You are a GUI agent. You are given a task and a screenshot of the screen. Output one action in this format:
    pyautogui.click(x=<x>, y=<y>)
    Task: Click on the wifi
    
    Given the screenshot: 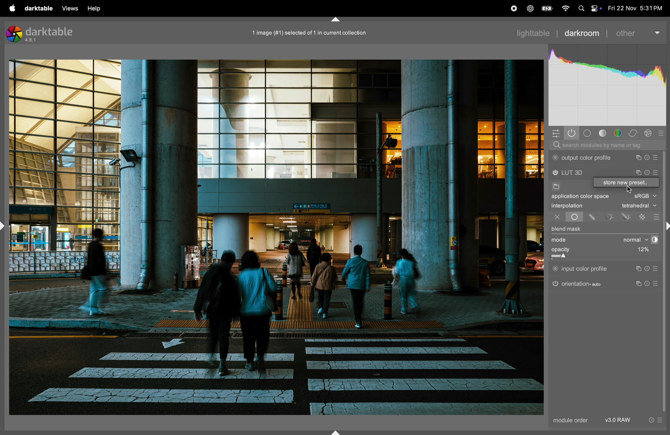 What is the action you would take?
    pyautogui.click(x=565, y=9)
    